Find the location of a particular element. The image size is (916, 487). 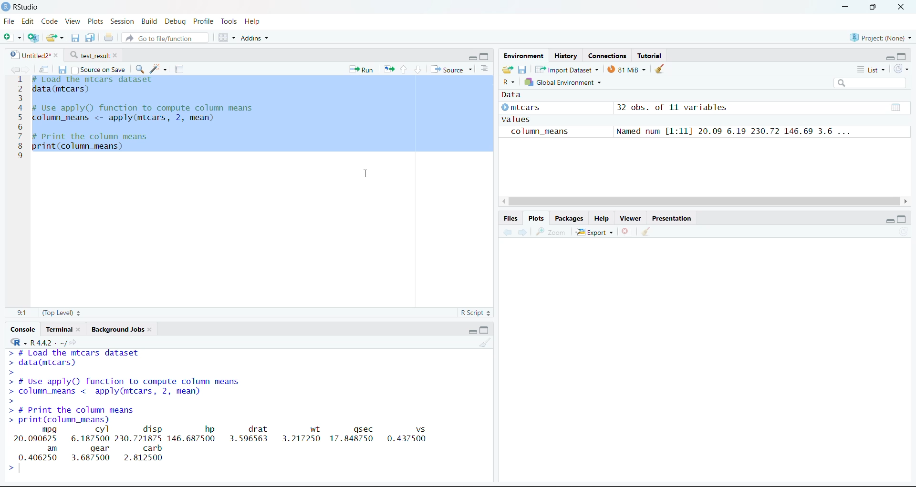

File is located at coordinates (8, 21).